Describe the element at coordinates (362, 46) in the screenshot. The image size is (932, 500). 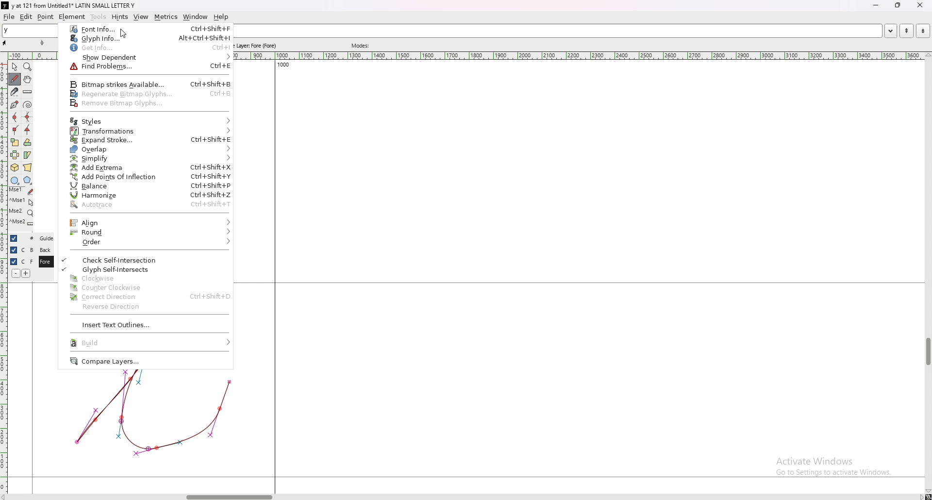
I see `modes` at that location.